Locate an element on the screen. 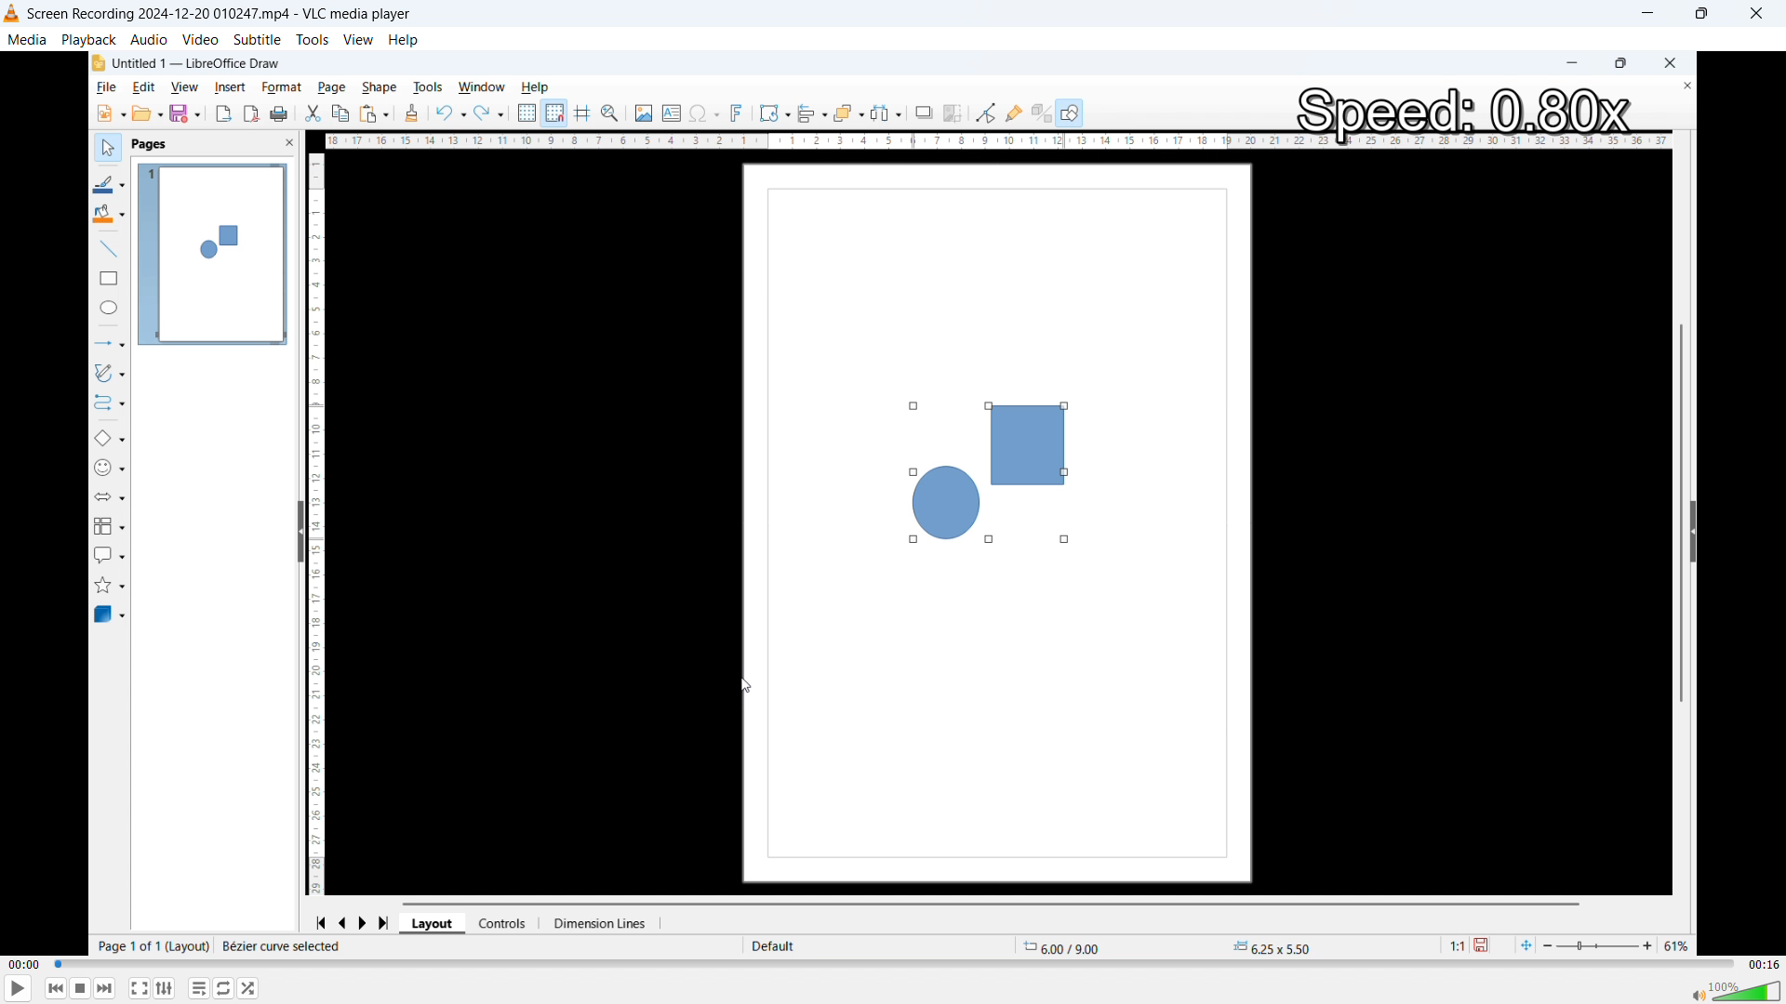  Sound bar is located at coordinates (1736, 990).